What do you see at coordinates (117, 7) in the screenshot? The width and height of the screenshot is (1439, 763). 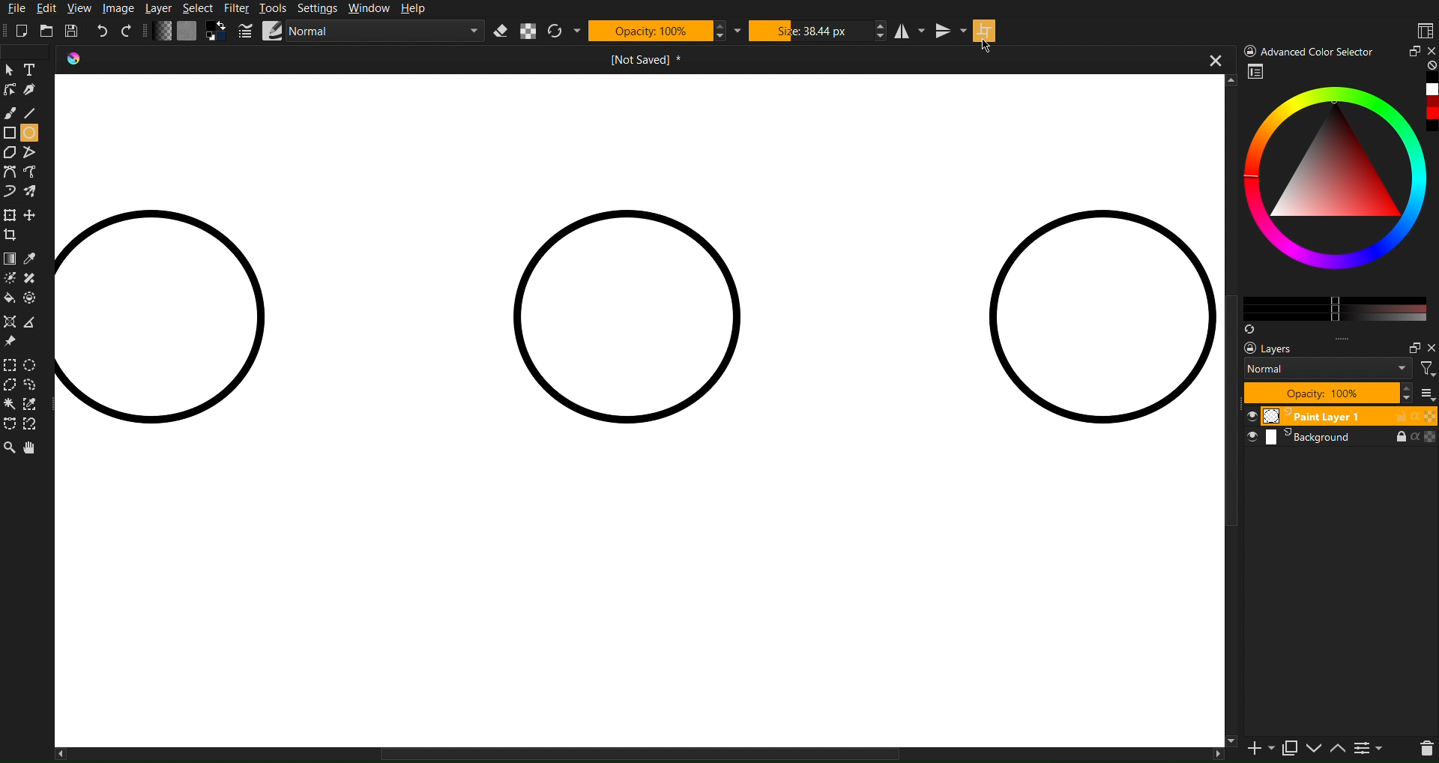 I see `Image` at bounding box center [117, 7].